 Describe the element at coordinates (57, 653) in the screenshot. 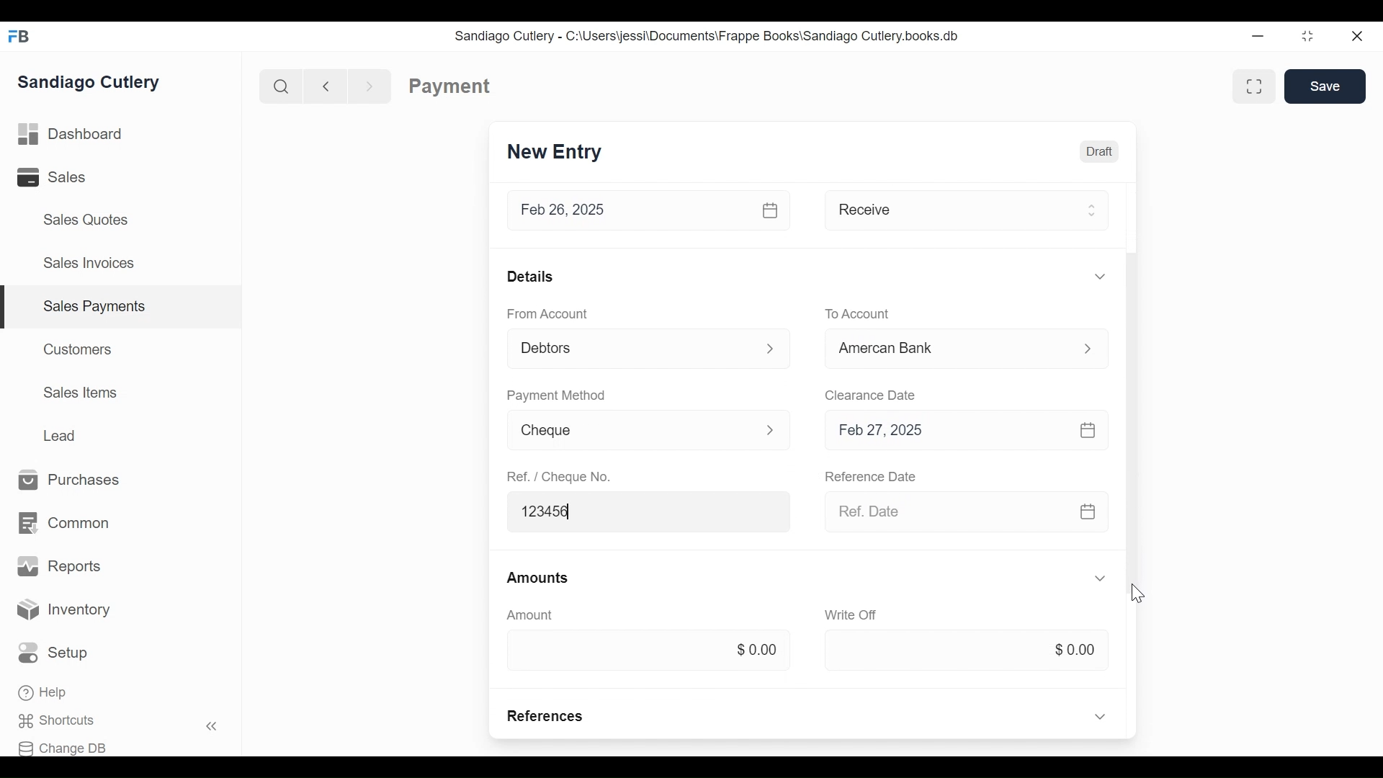

I see `Setup` at that location.